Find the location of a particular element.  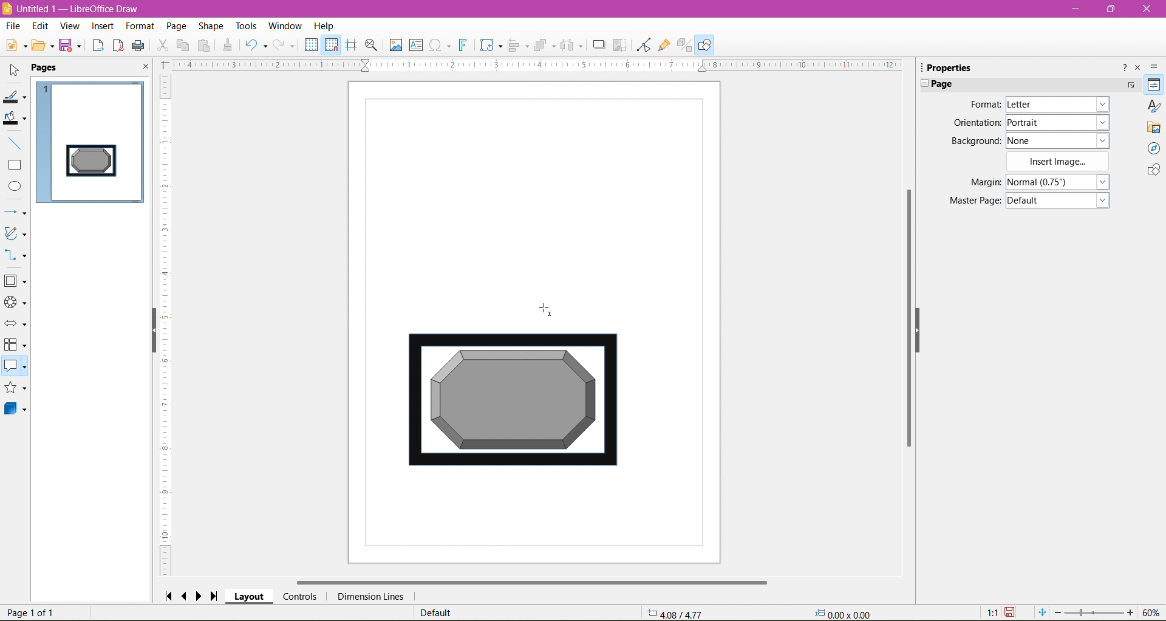

Insert is located at coordinates (102, 26).